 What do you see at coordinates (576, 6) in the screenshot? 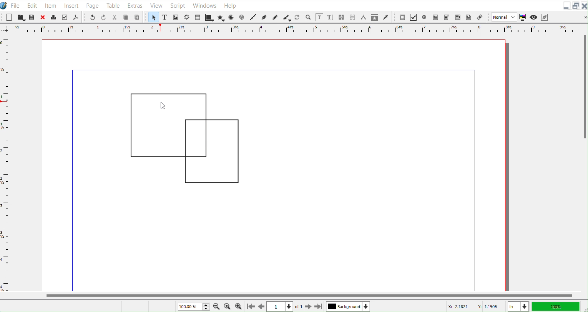
I see `Maximize` at bounding box center [576, 6].